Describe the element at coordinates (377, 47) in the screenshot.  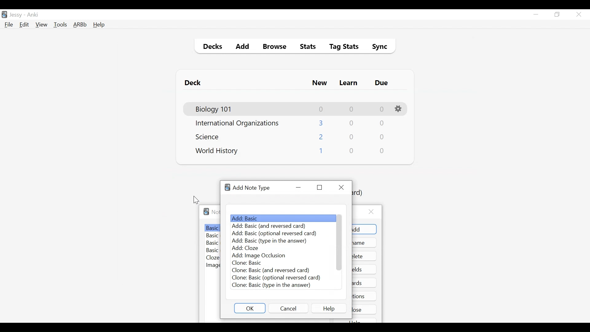
I see `Sybc` at that location.